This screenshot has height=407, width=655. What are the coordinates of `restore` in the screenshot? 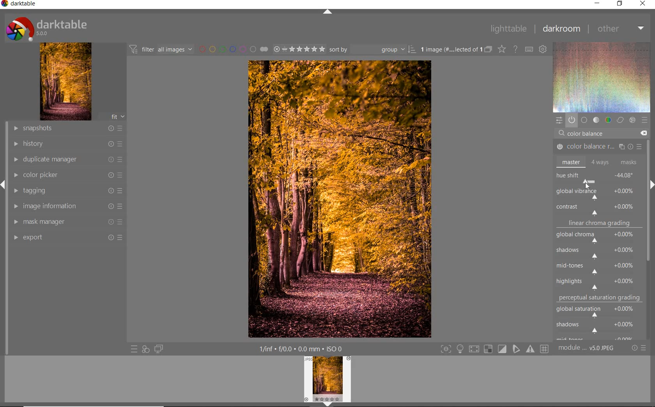 It's located at (619, 4).